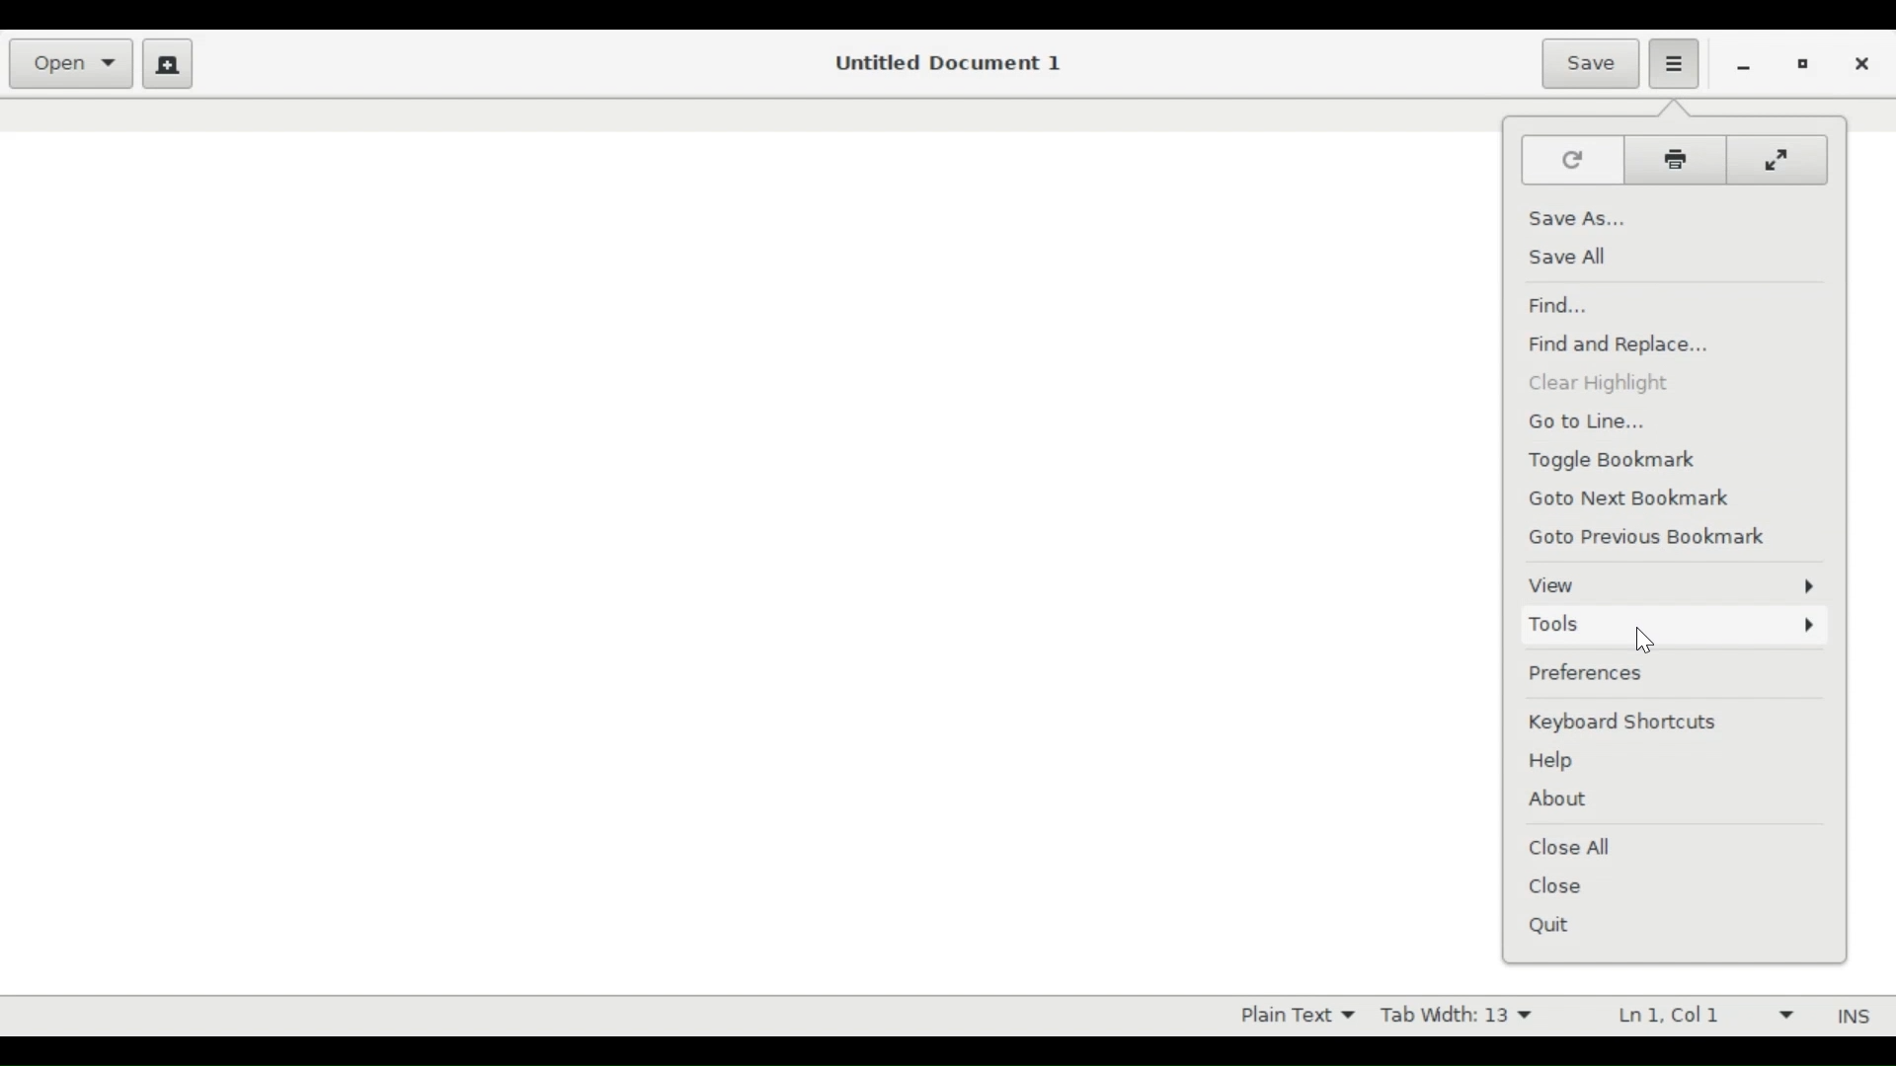  What do you see at coordinates (1560, 886) in the screenshot?
I see `Close` at bounding box center [1560, 886].